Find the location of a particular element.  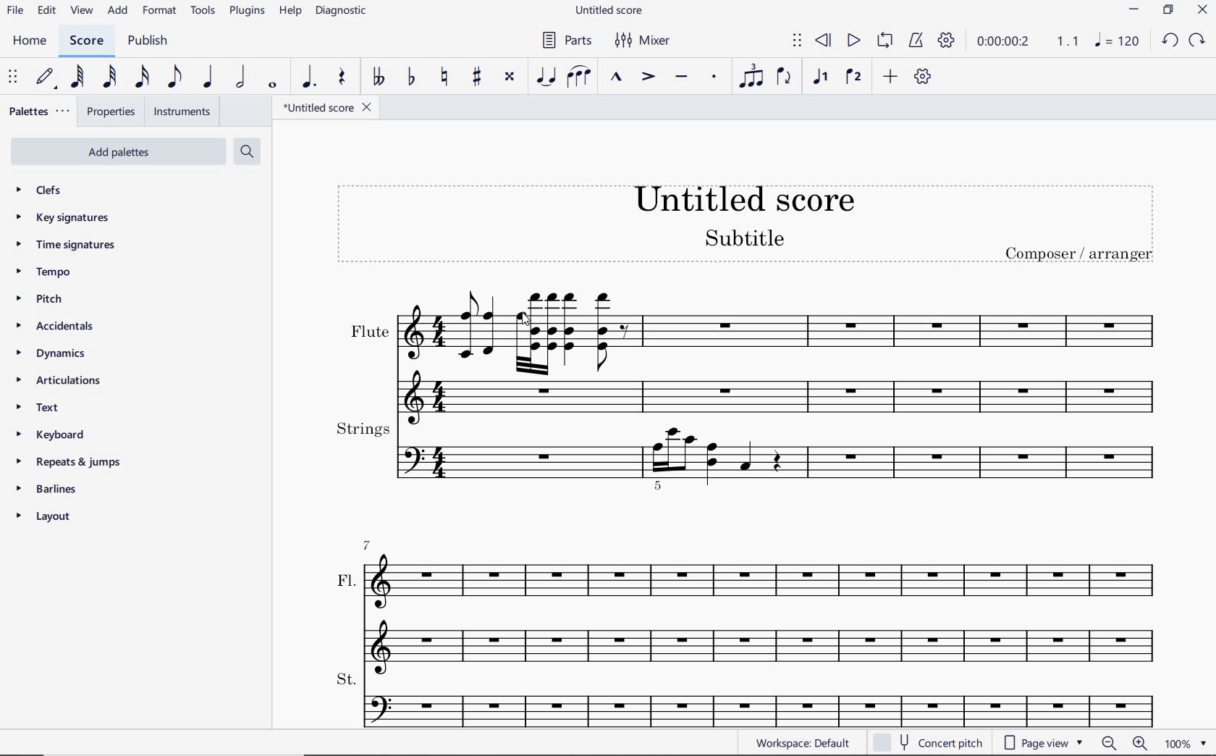

TIE is located at coordinates (547, 77).